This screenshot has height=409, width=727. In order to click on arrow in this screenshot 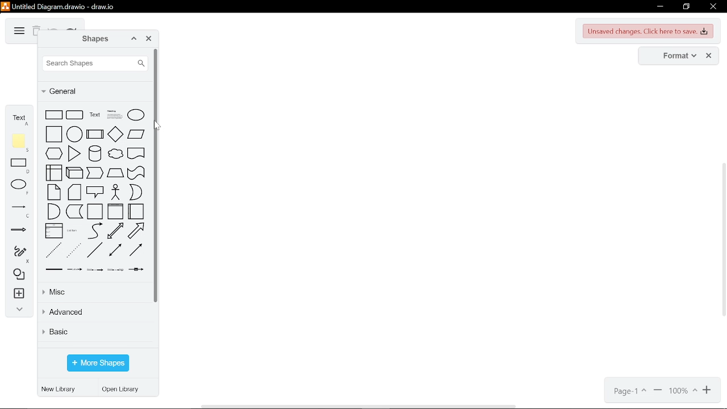, I will do `click(136, 231)`.